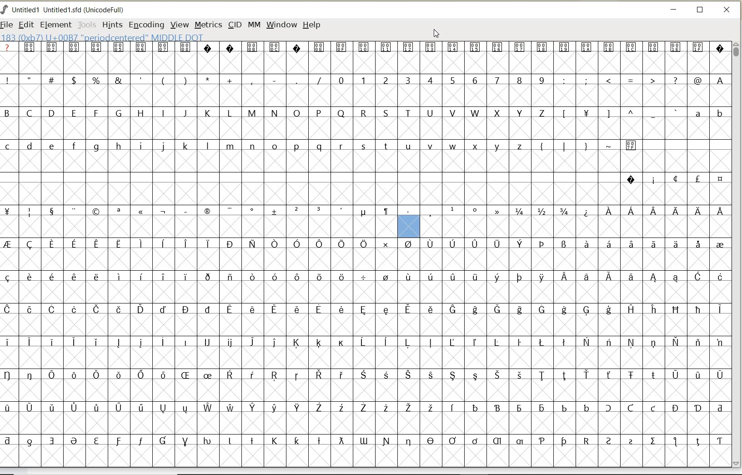 The height and width of the screenshot is (475, 742). Describe the element at coordinates (162, 80) in the screenshot. I see `special characters` at that location.